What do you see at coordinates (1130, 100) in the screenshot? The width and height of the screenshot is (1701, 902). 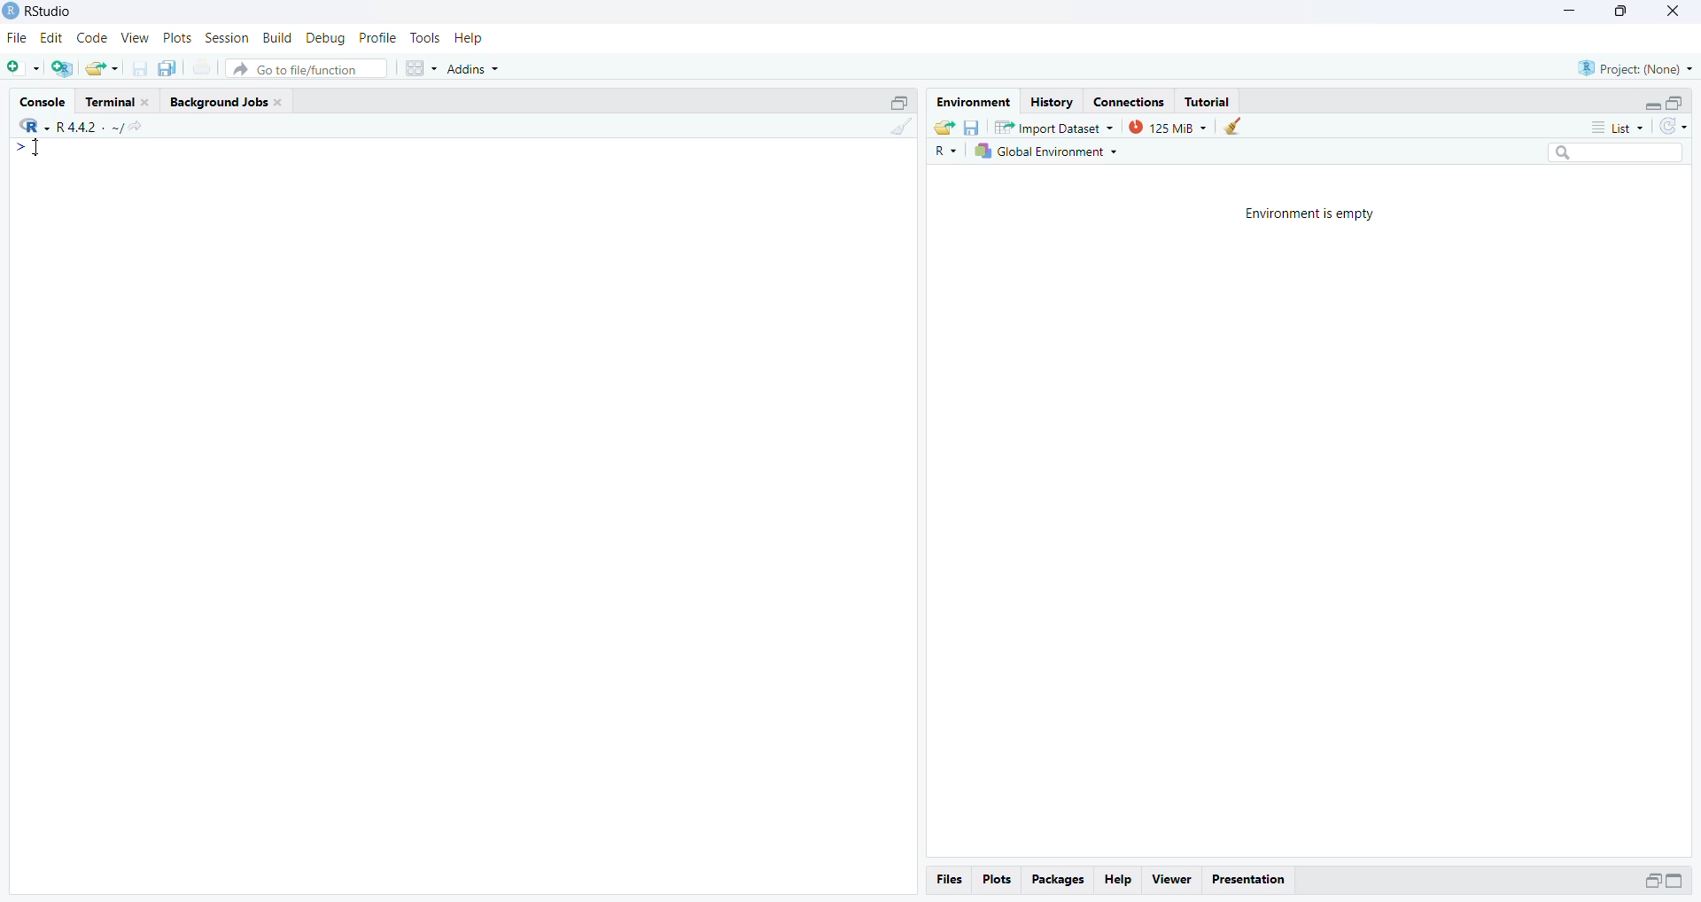 I see `Connections` at bounding box center [1130, 100].